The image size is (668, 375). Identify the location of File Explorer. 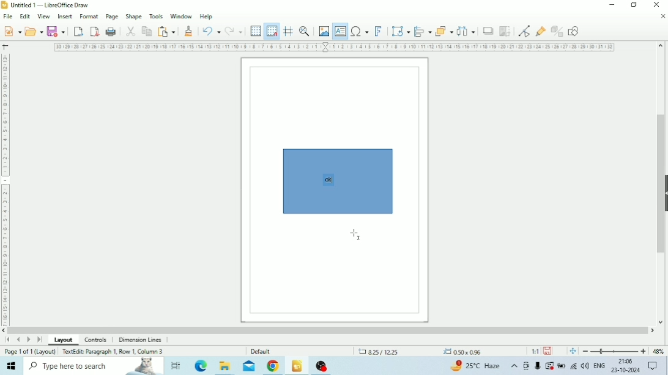
(225, 366).